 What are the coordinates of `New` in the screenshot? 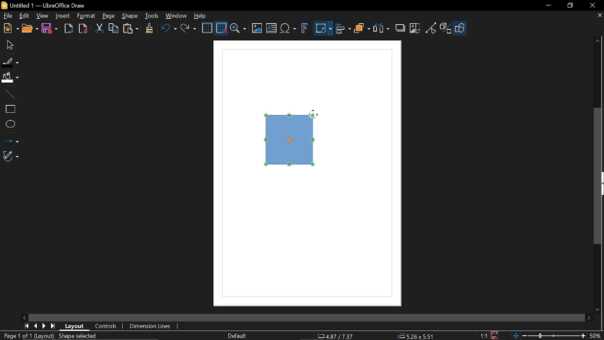 It's located at (10, 28).